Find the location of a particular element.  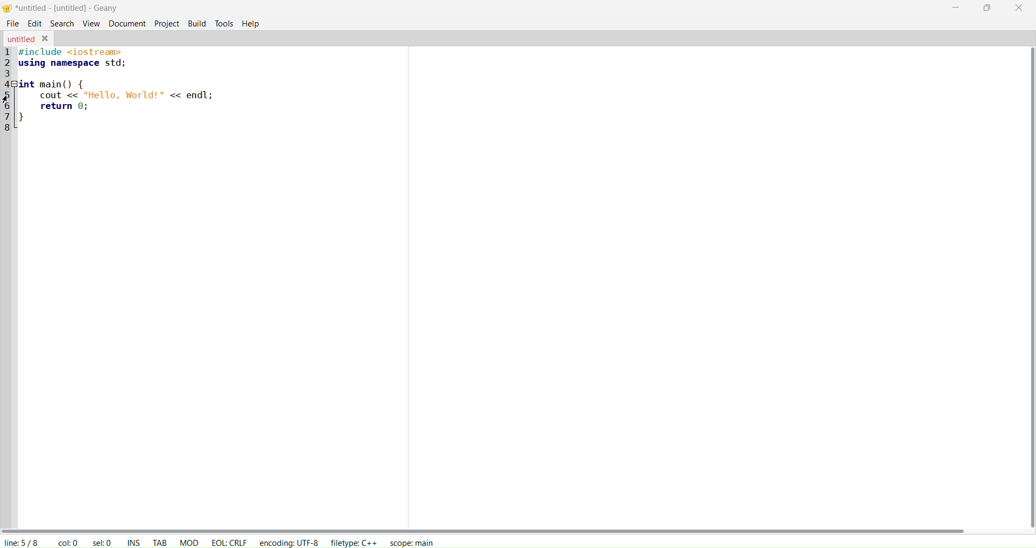

maxisimize is located at coordinates (987, 7).